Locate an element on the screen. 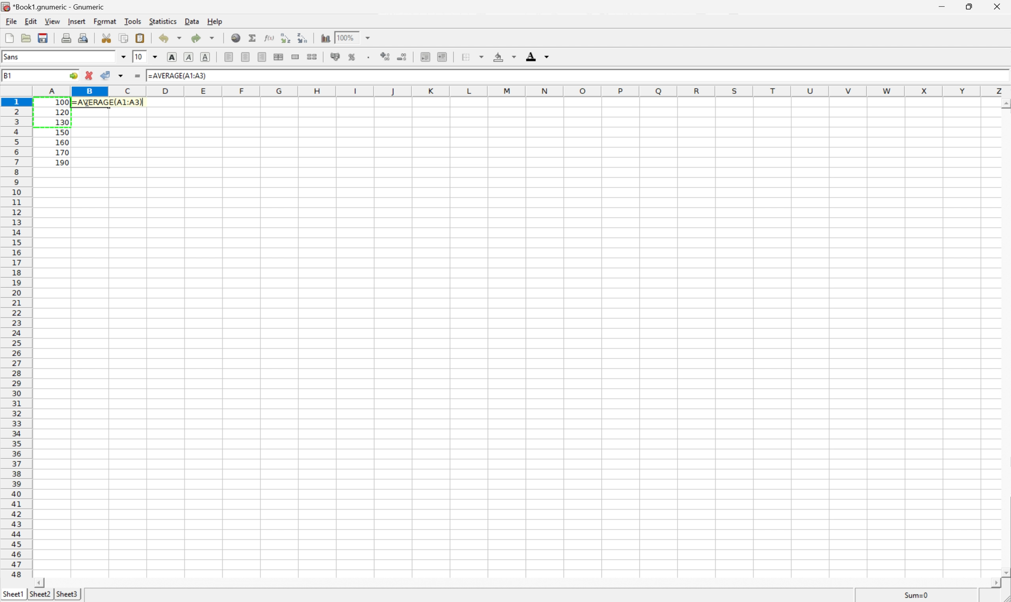  Sans is located at coordinates (12, 57).